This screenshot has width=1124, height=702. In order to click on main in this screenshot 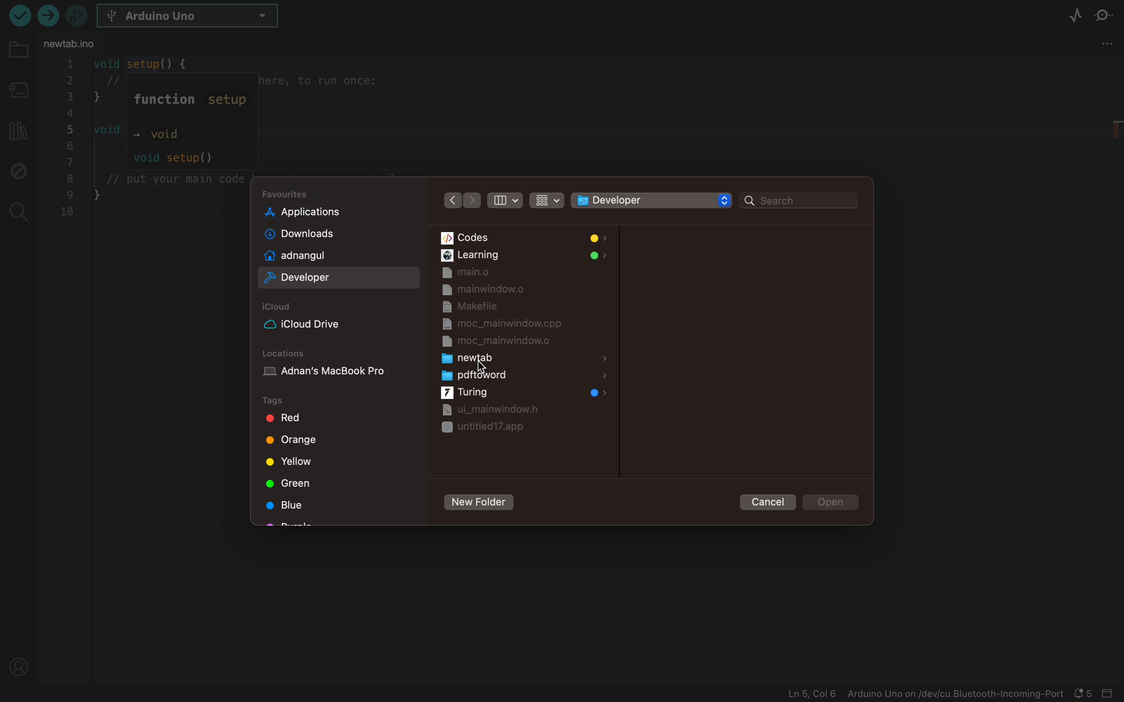, I will do `click(523, 273)`.